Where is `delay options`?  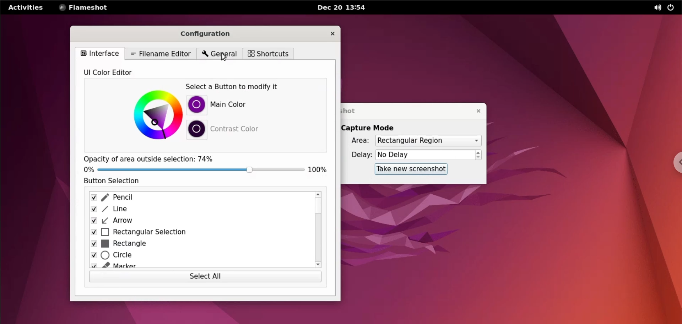
delay options is located at coordinates (424, 155).